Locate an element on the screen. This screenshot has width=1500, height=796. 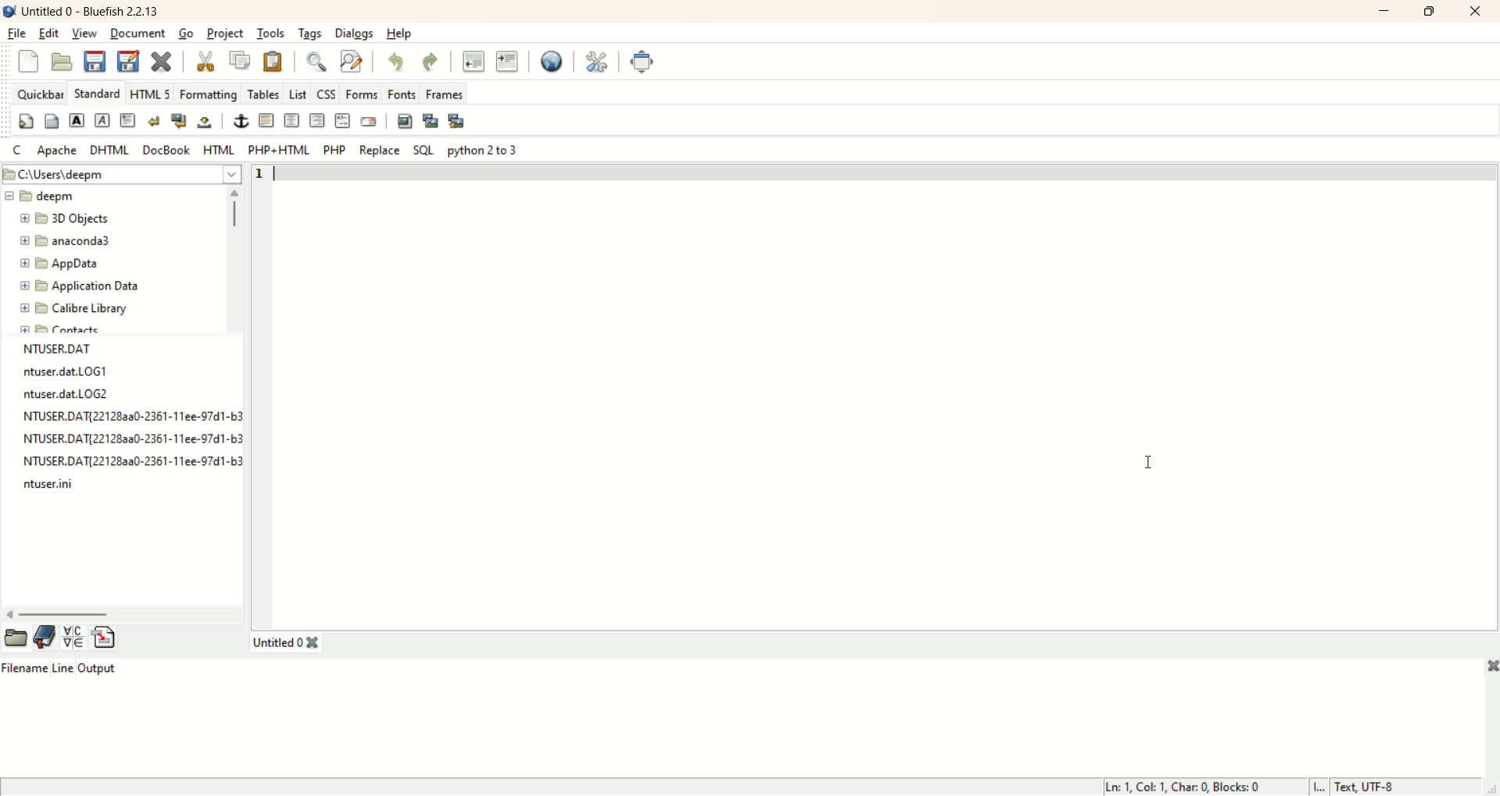
ln, col, char, block is located at coordinates (1193, 787).